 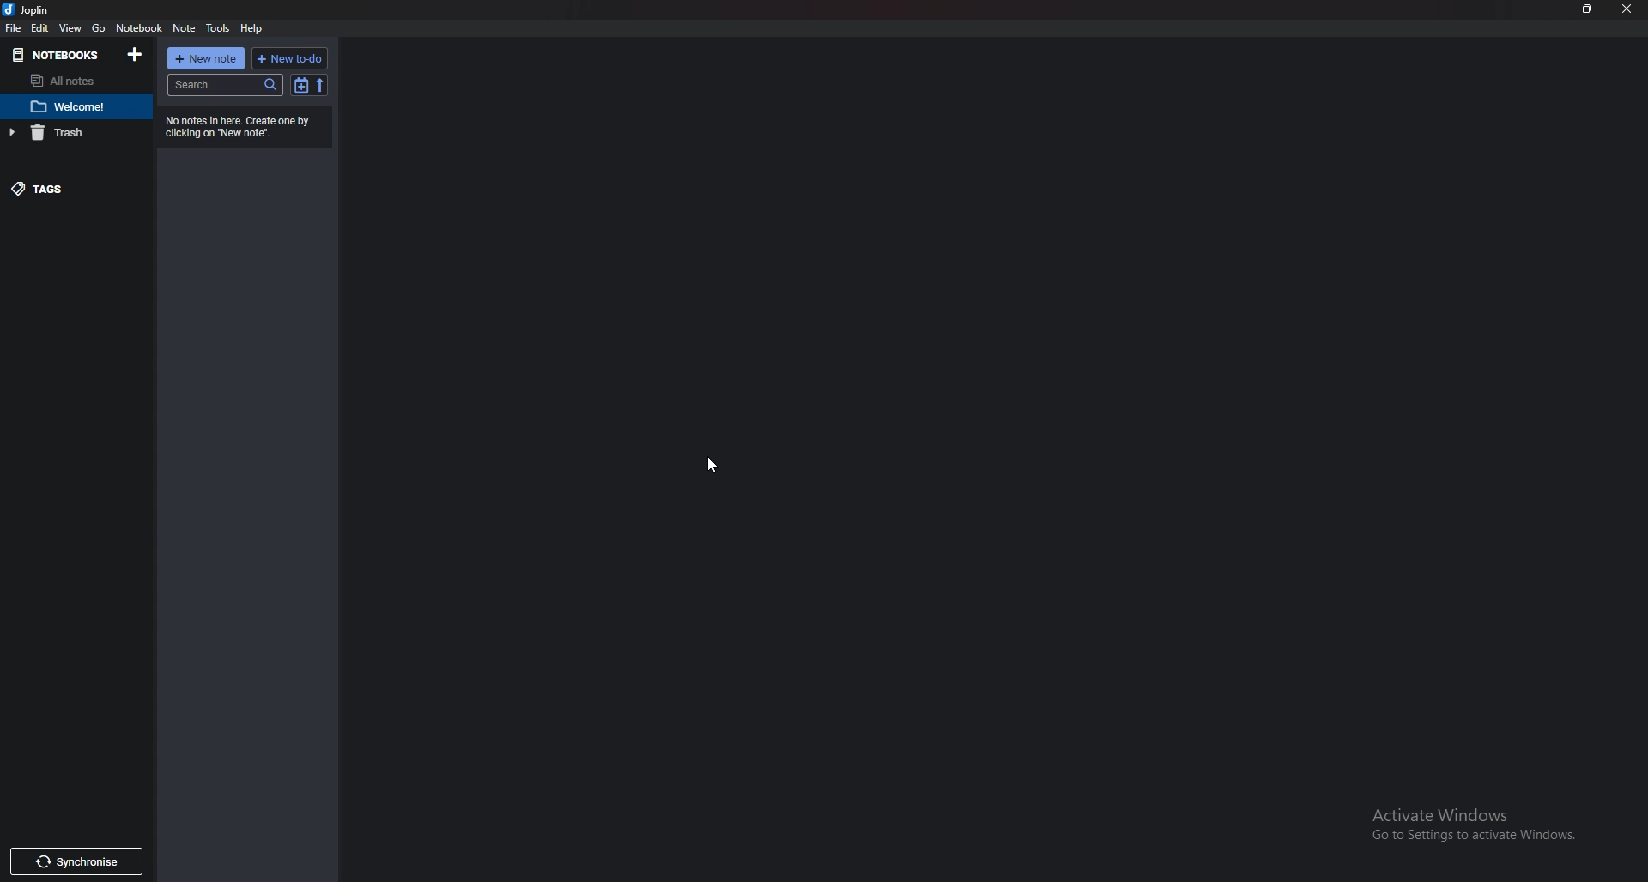 I want to click on note, so click(x=76, y=106).